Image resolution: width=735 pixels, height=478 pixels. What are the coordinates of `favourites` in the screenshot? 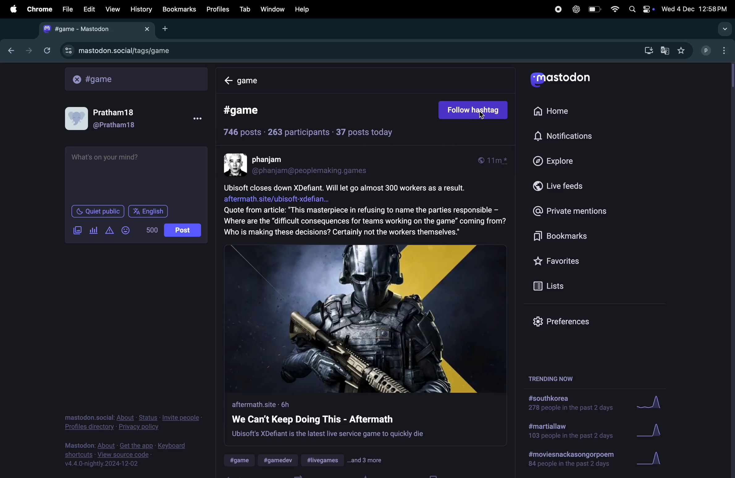 It's located at (683, 50).